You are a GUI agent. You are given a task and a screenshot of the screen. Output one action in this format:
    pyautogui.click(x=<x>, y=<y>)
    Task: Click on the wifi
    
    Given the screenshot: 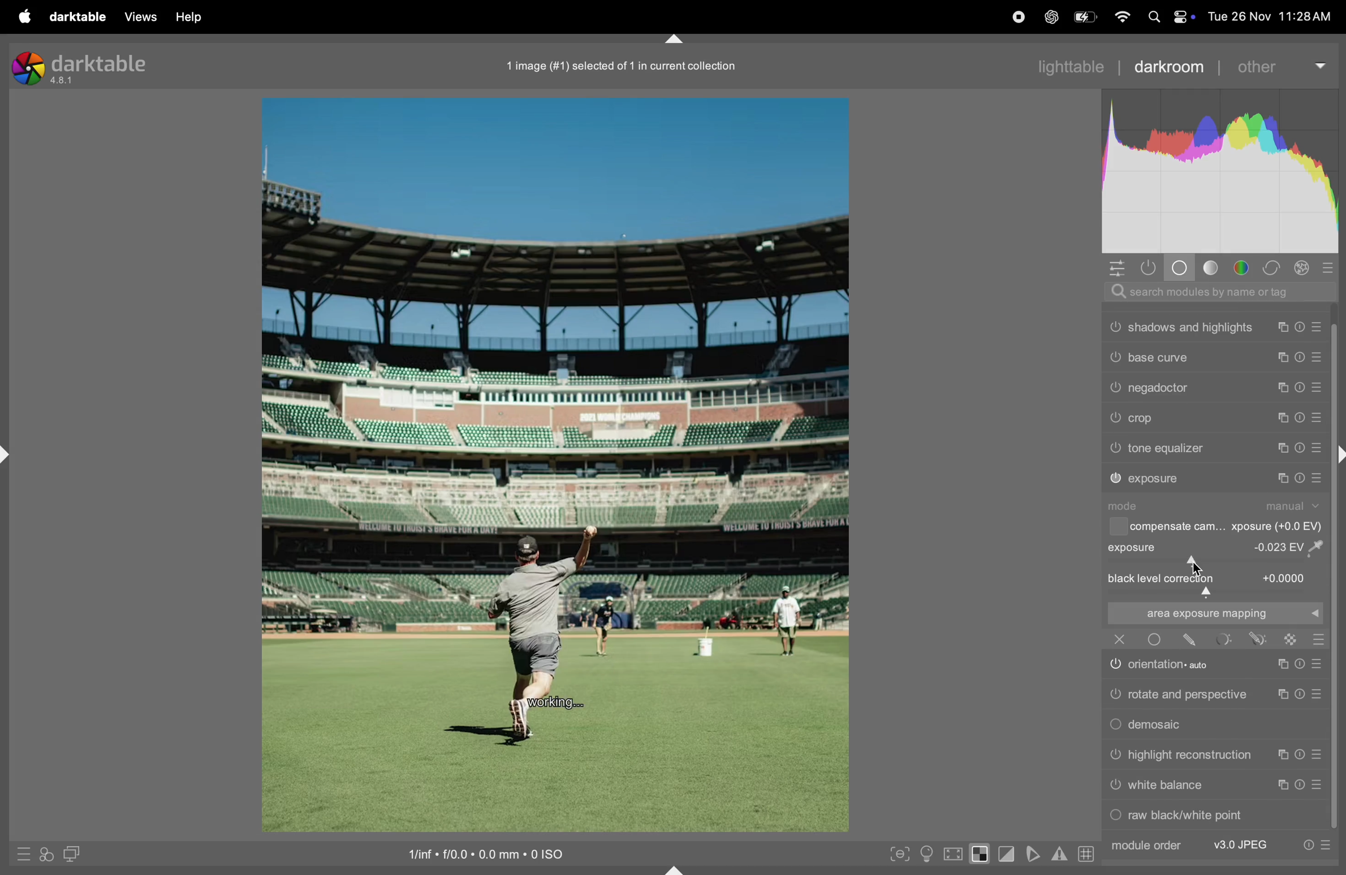 What is the action you would take?
    pyautogui.click(x=1123, y=18)
    